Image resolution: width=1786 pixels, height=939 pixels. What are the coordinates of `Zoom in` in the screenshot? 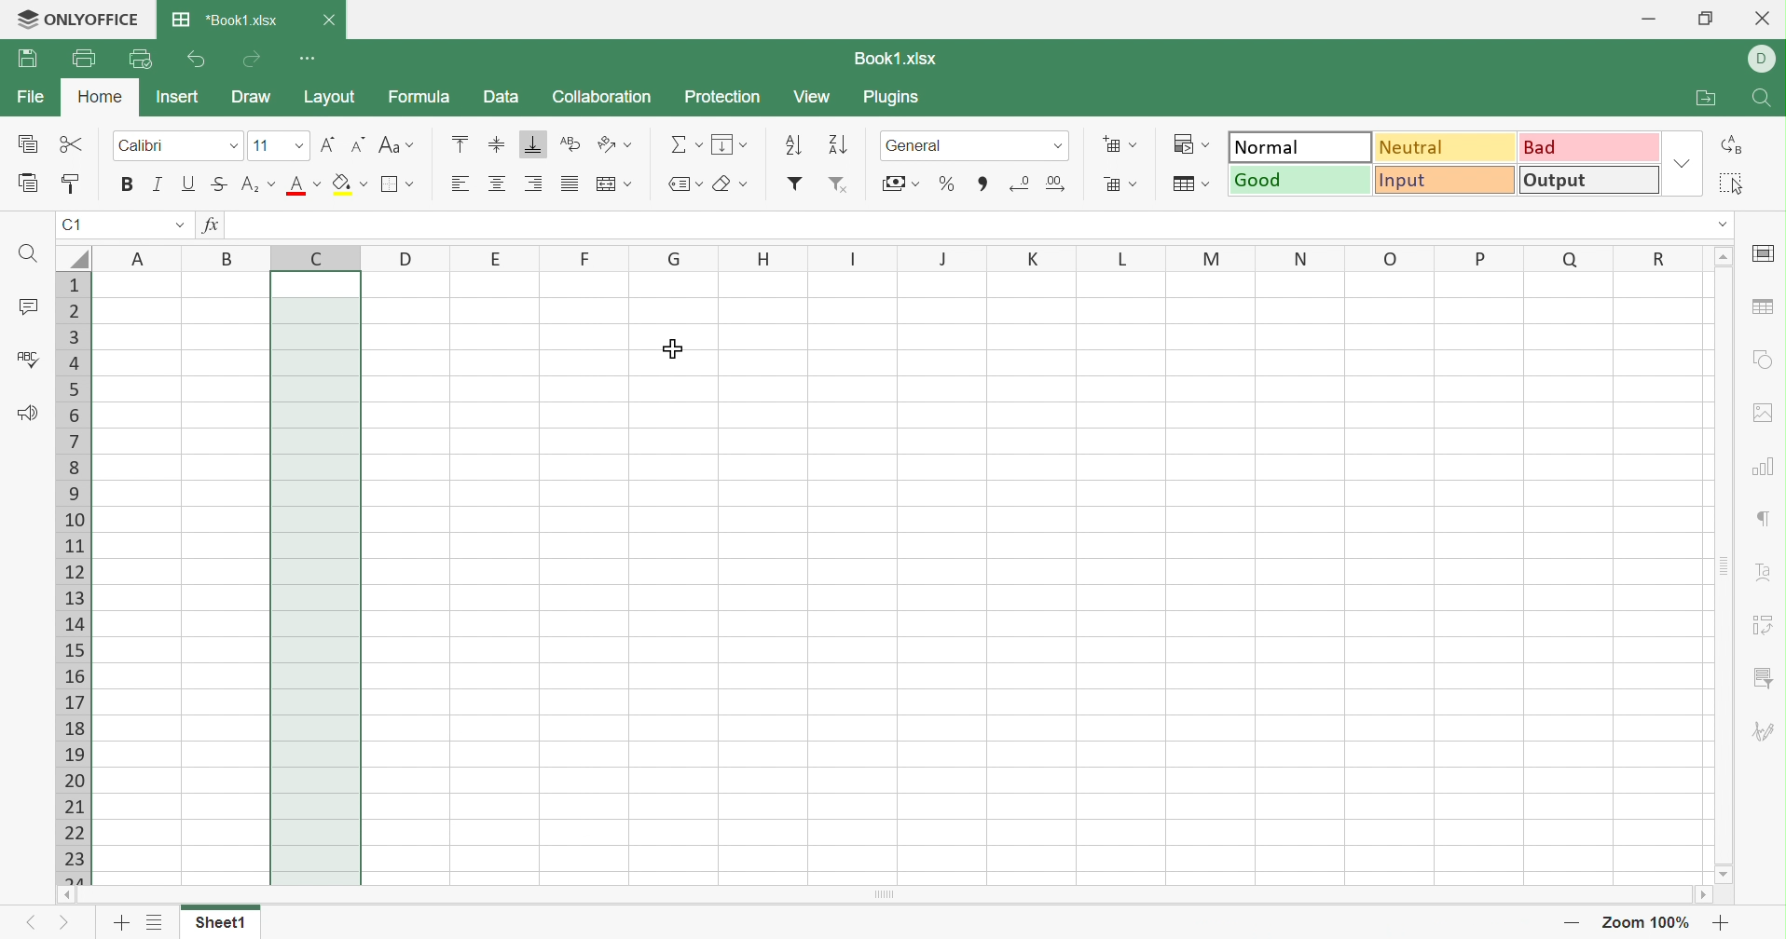 It's located at (1724, 921).